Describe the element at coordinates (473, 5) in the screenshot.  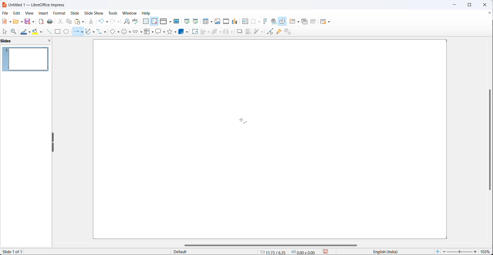
I see `maximize` at that location.